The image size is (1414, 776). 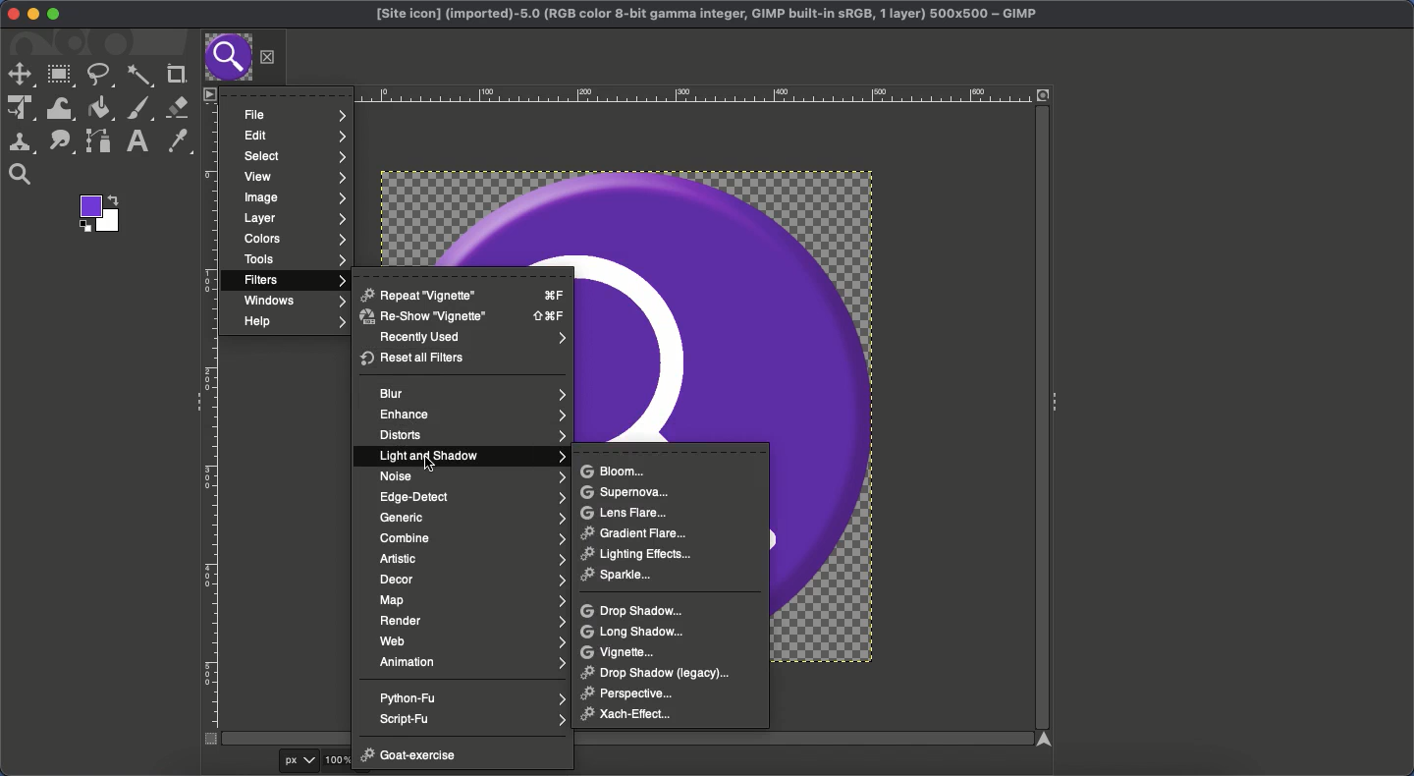 What do you see at coordinates (99, 140) in the screenshot?
I see `Path` at bounding box center [99, 140].